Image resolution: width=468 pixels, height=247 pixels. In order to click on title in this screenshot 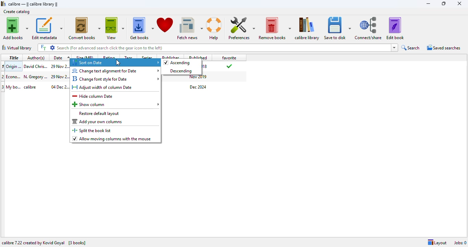, I will do `click(14, 76)`.